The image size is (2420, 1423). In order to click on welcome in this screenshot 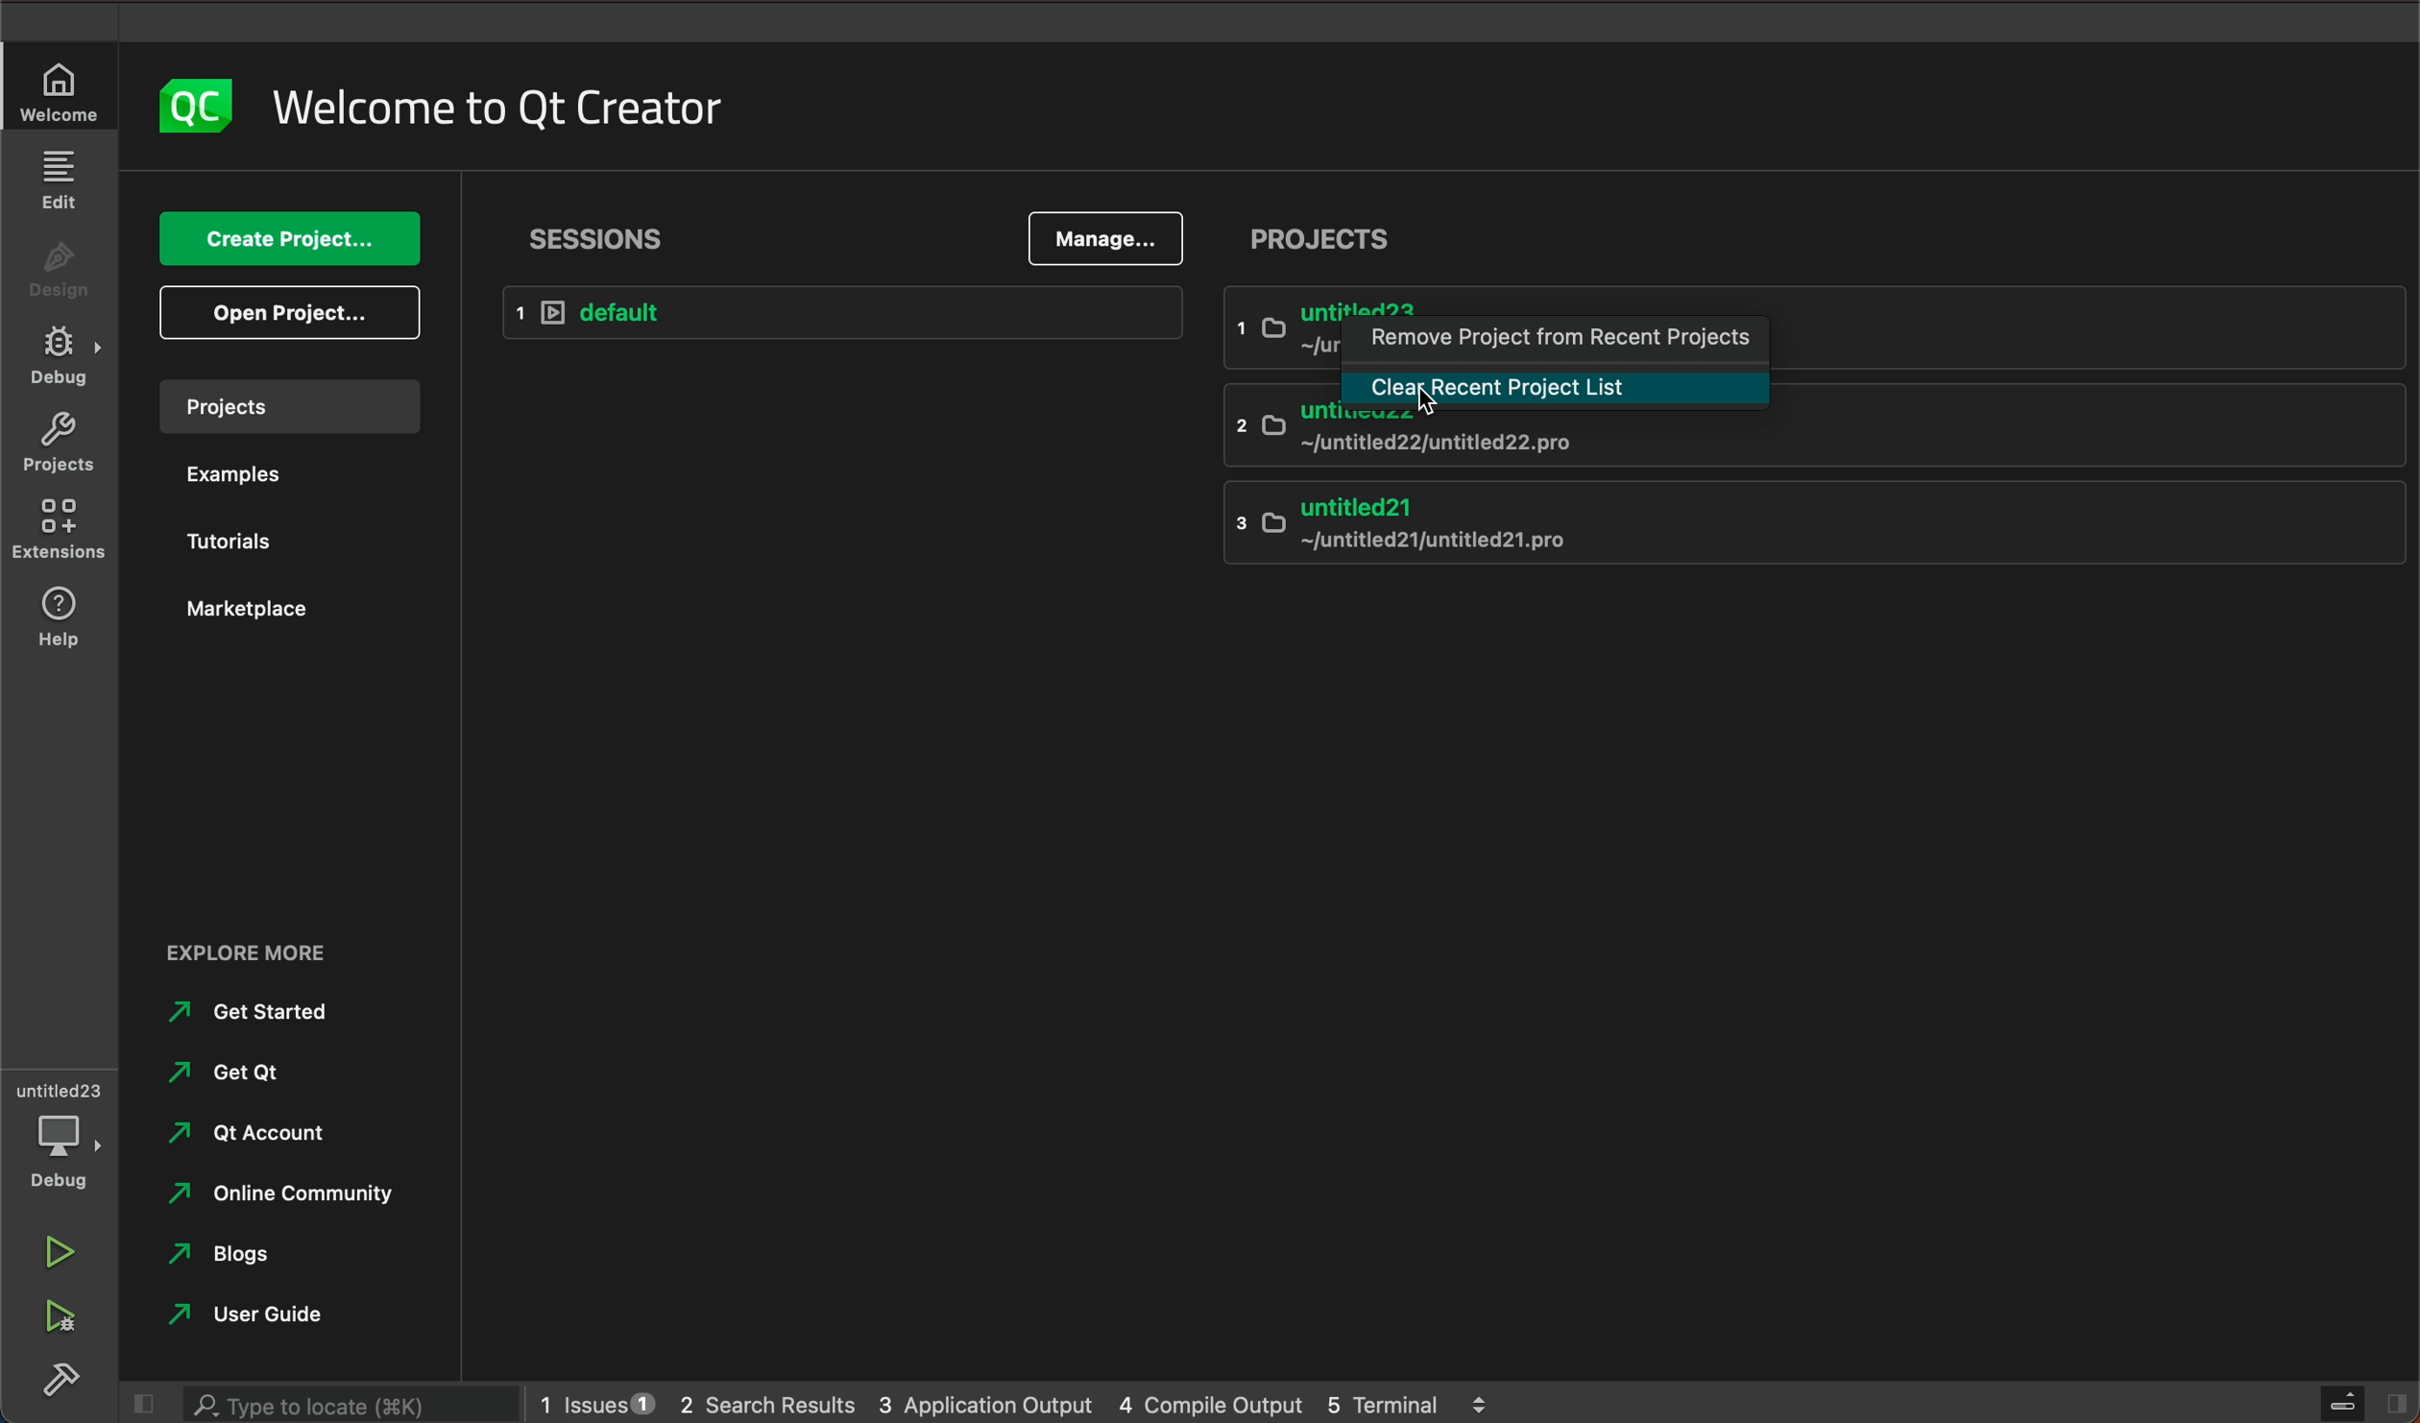, I will do `click(504, 115)`.